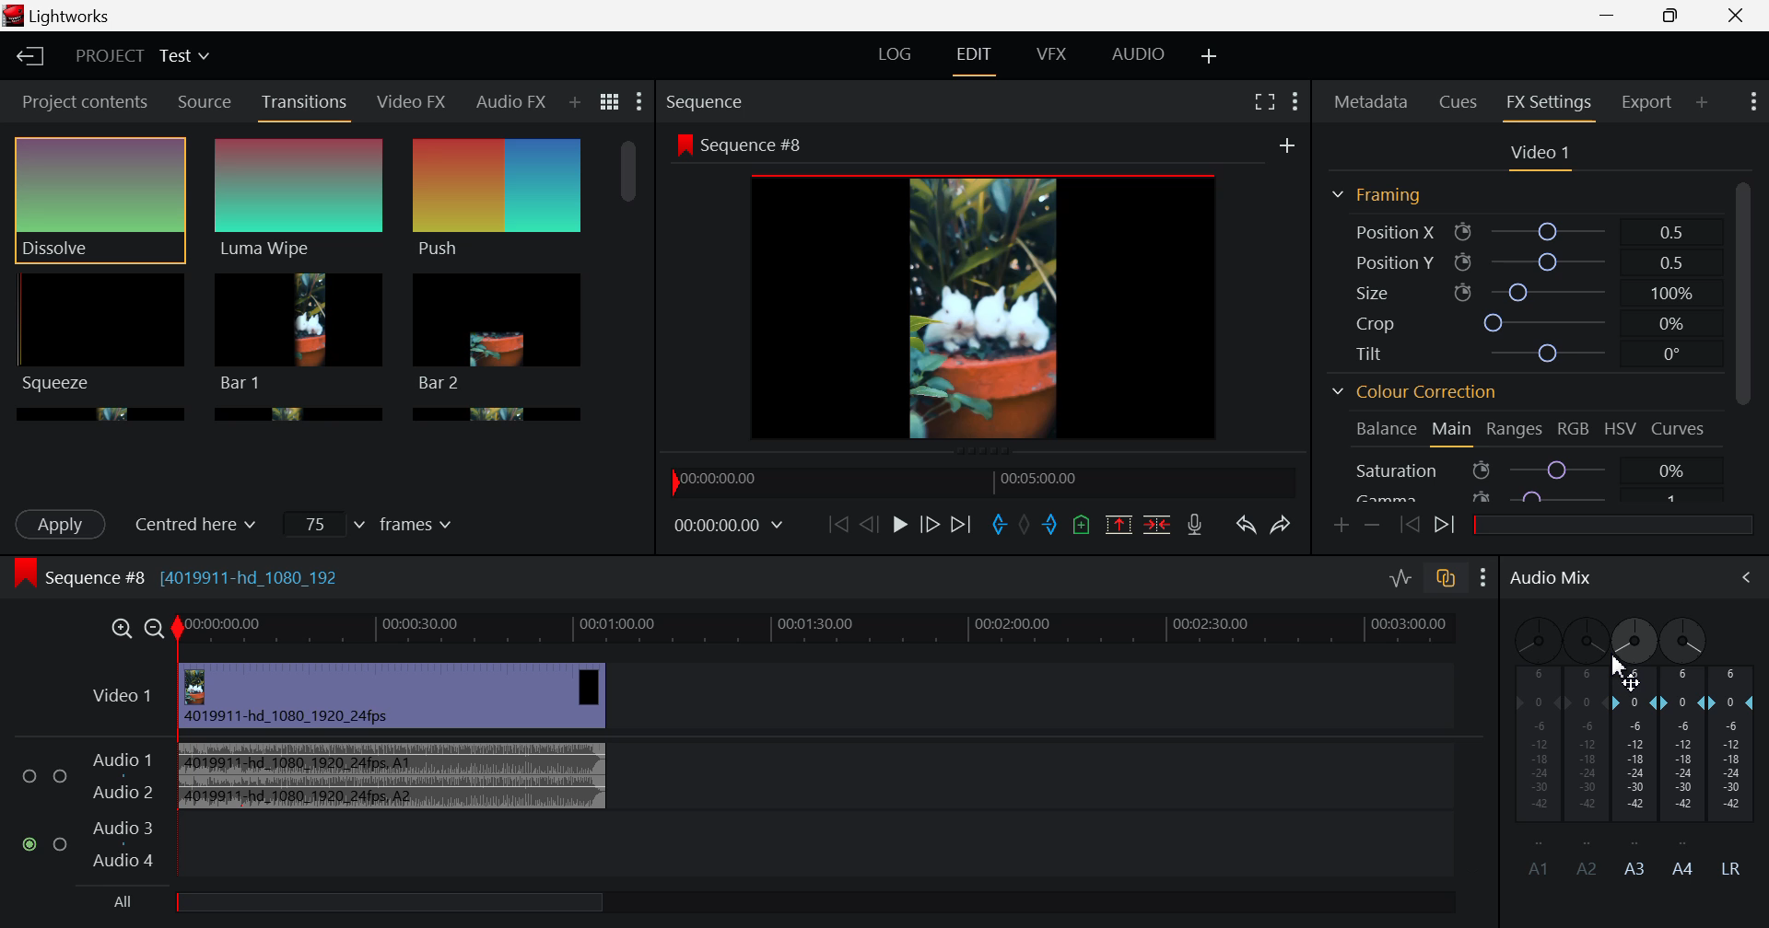 The width and height of the screenshot is (1769, 928). Describe the element at coordinates (100, 201) in the screenshot. I see `Dissolve` at that location.